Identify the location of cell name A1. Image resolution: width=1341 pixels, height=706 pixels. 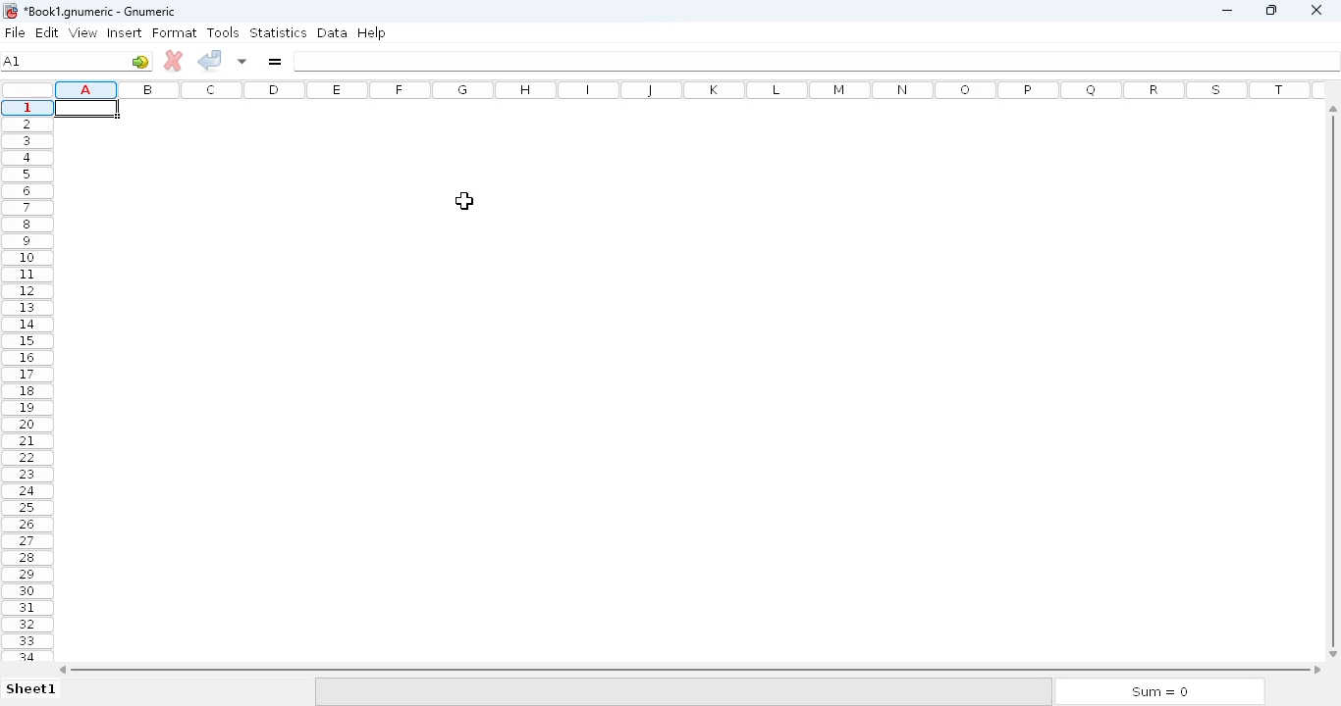
(13, 61).